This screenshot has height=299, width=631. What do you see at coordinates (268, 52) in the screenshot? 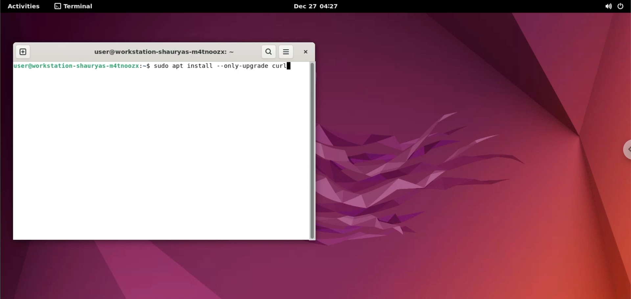
I see `search` at bounding box center [268, 52].